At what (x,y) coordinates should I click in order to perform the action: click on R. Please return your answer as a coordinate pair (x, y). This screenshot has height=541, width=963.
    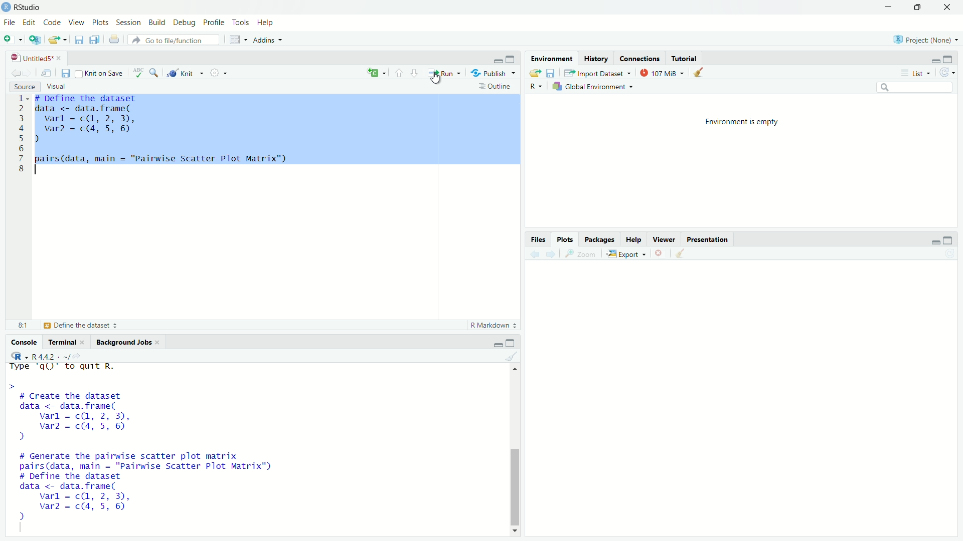
    Looking at the image, I should click on (535, 87).